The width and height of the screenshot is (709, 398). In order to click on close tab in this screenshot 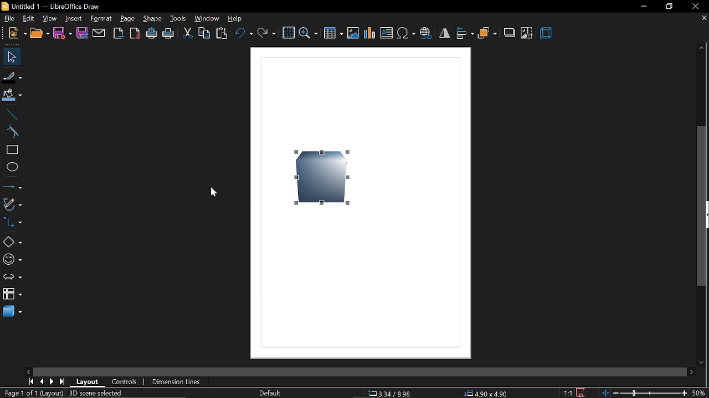, I will do `click(703, 19)`.